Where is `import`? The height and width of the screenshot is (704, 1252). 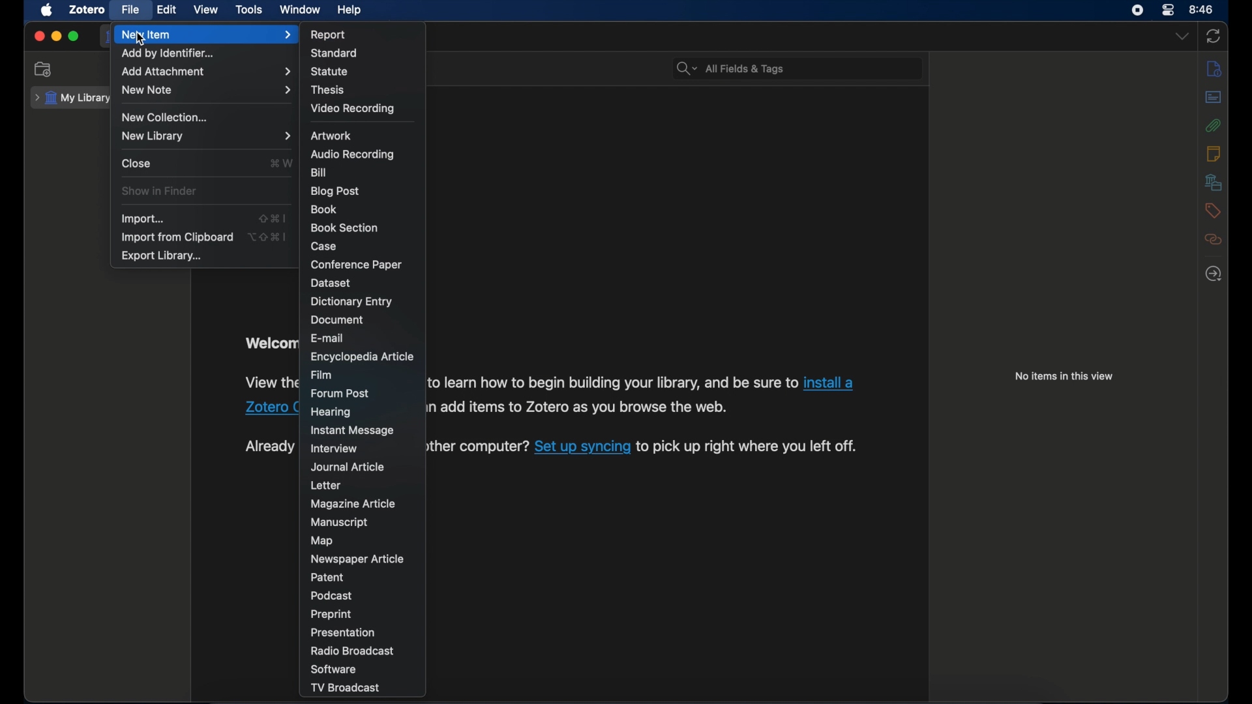
import is located at coordinates (142, 218).